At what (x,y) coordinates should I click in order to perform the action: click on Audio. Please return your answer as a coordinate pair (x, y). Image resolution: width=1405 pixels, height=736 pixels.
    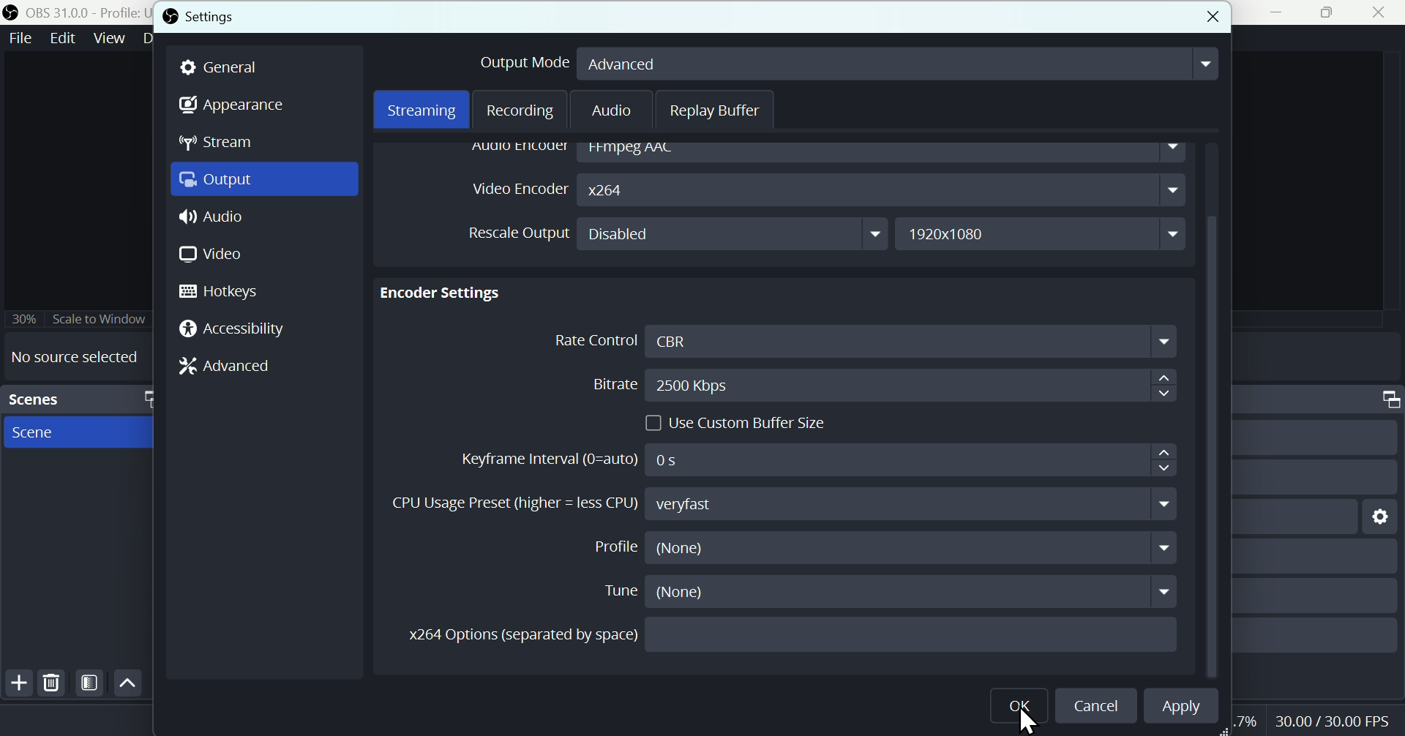
    Looking at the image, I should click on (263, 215).